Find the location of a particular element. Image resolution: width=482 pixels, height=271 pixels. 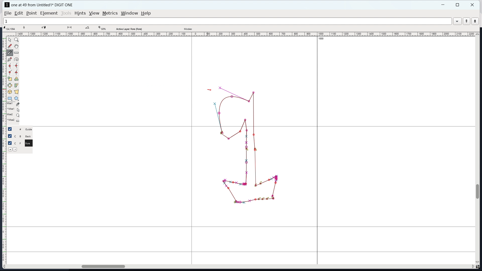

mse1 is located at coordinates (13, 104).